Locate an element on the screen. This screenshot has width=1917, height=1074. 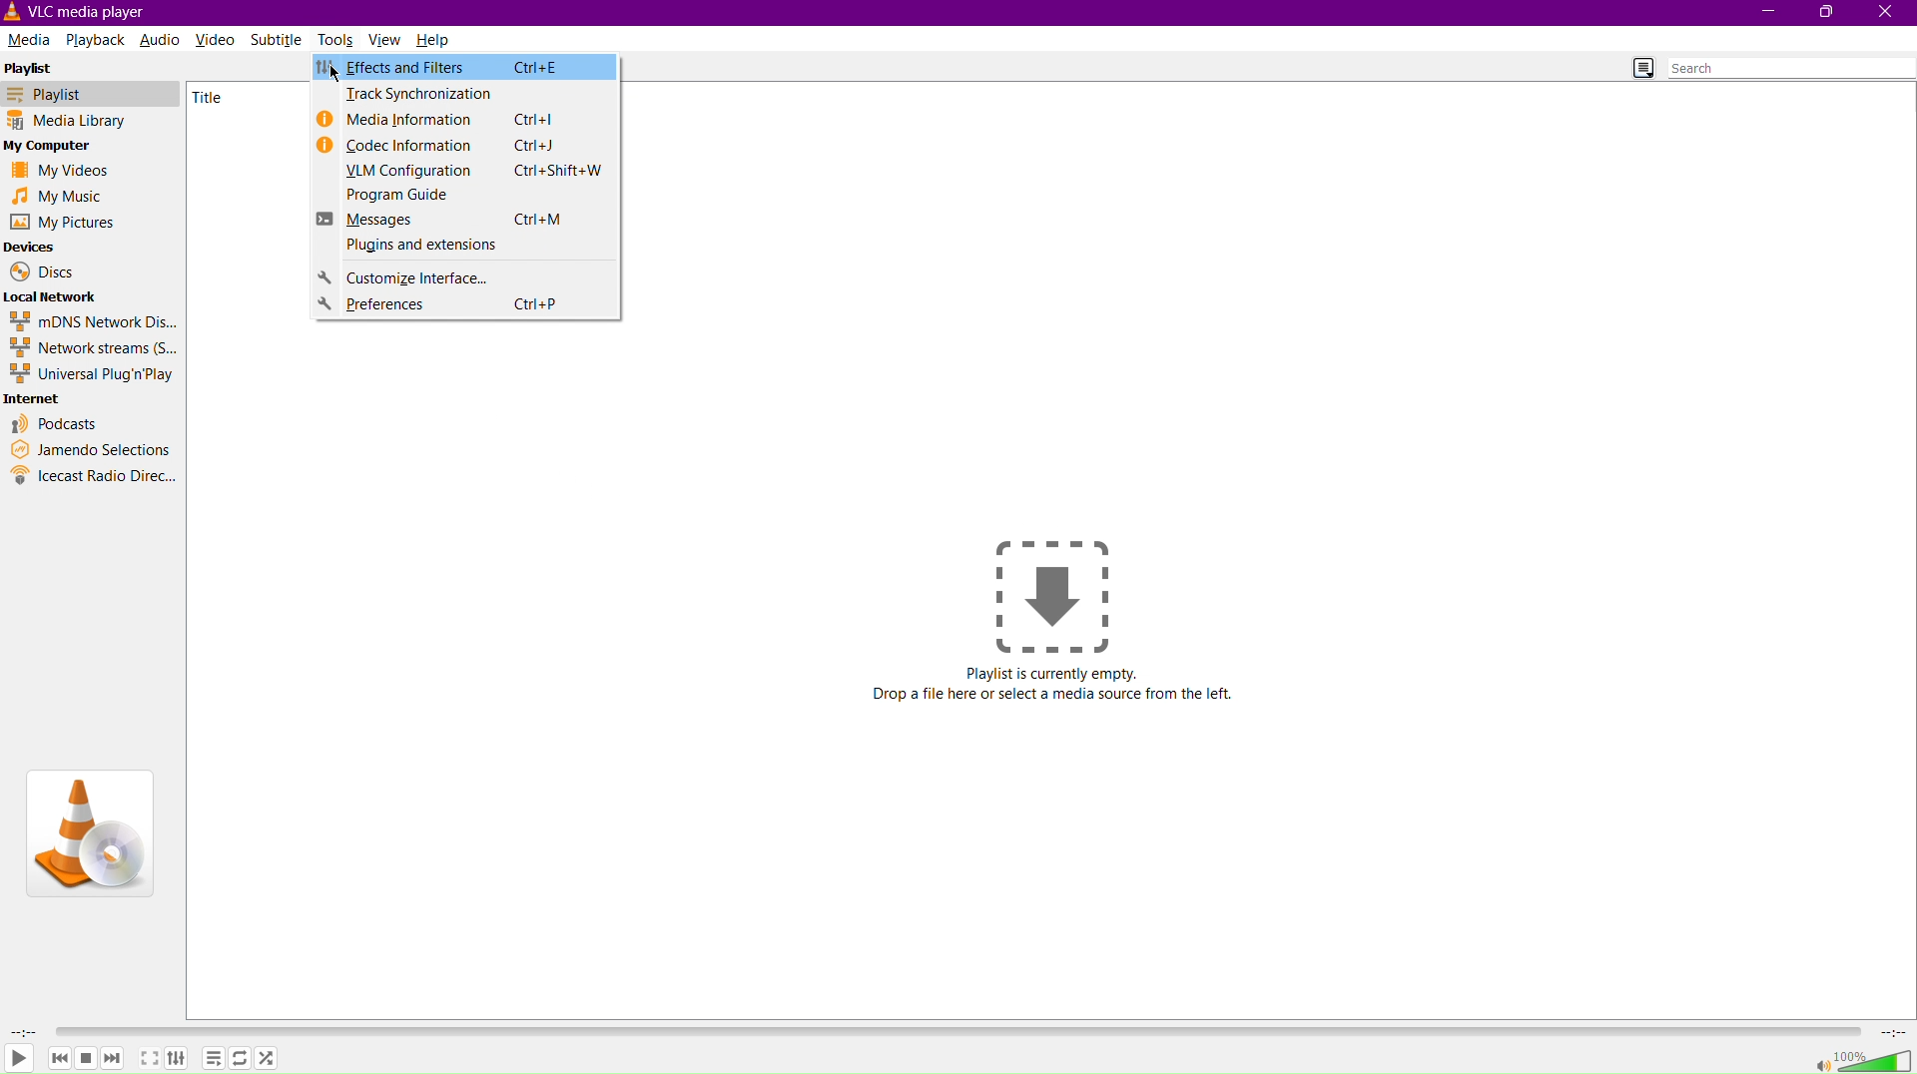
Playlist is located at coordinates (91, 93).